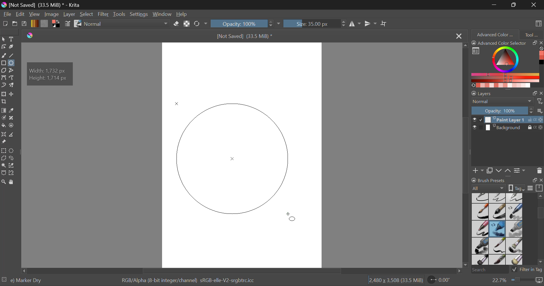  What do you see at coordinates (3, 47) in the screenshot?
I see `Edit Shapes Tool` at bounding box center [3, 47].